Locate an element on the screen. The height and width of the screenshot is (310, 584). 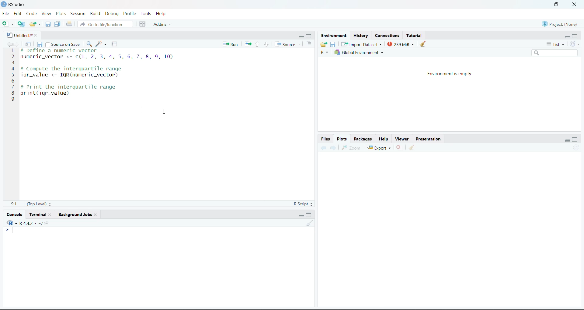
Save current document (Ctrl + S) is located at coordinates (48, 24).